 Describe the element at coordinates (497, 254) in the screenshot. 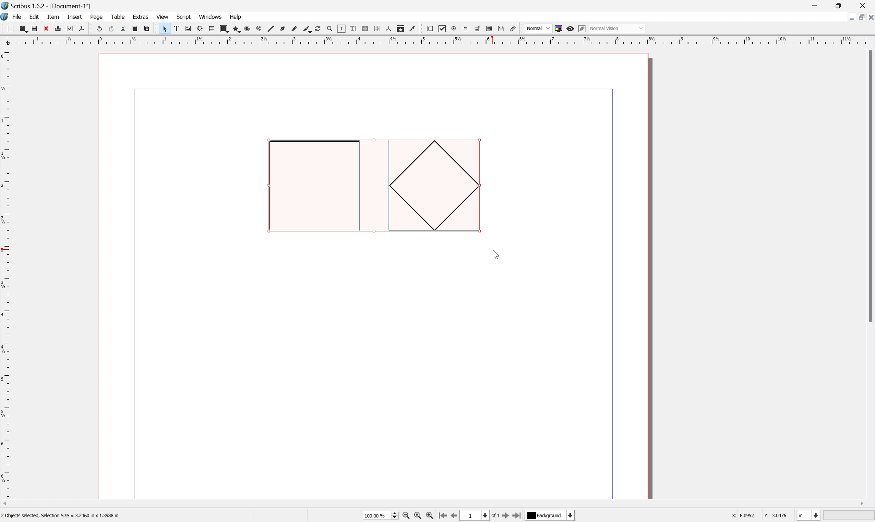

I see `Cursor` at that location.